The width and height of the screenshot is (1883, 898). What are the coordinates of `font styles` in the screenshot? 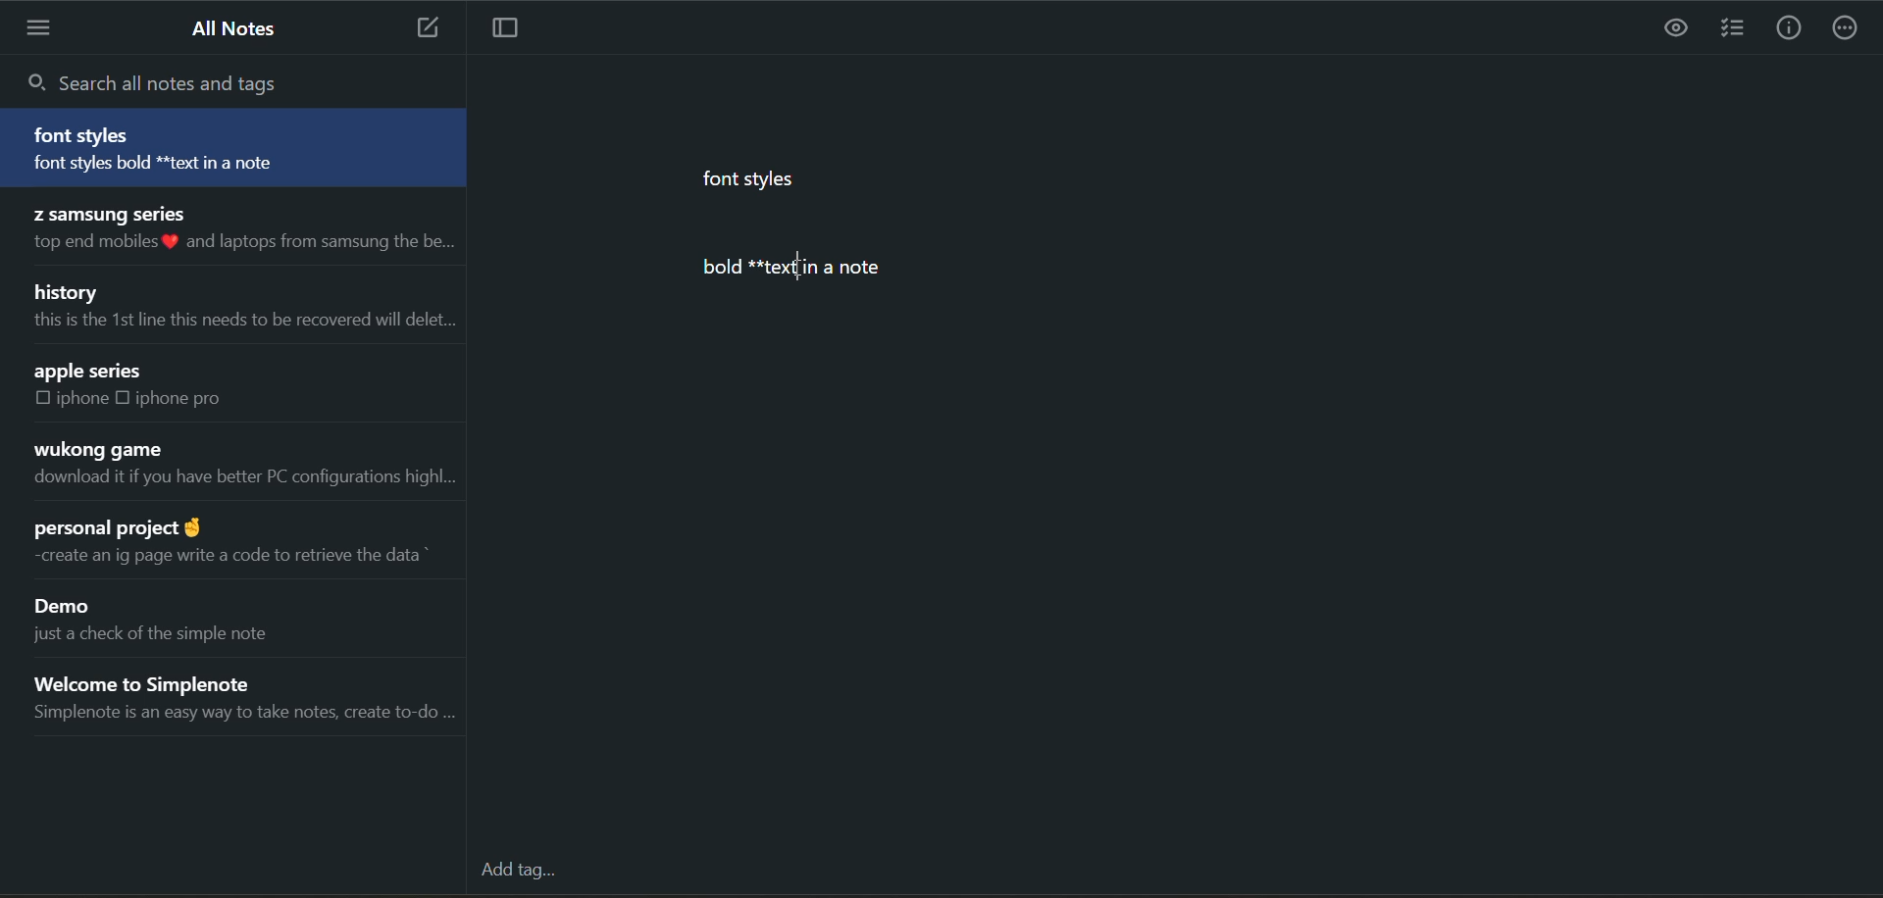 It's located at (755, 181).